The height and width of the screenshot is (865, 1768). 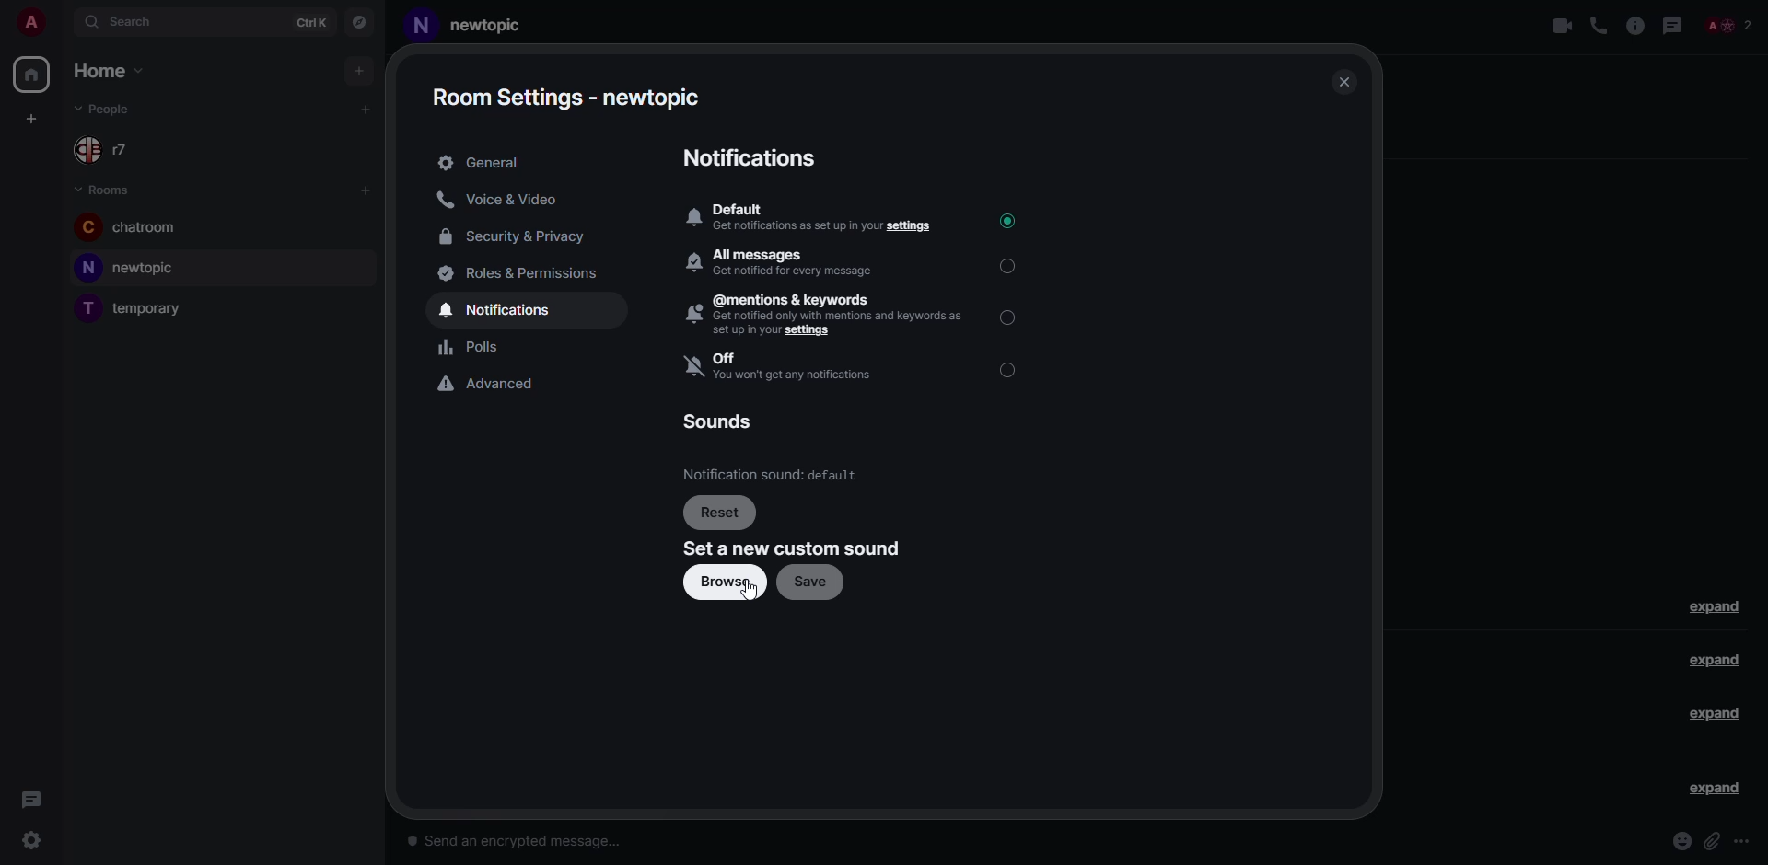 I want to click on add, so click(x=362, y=75).